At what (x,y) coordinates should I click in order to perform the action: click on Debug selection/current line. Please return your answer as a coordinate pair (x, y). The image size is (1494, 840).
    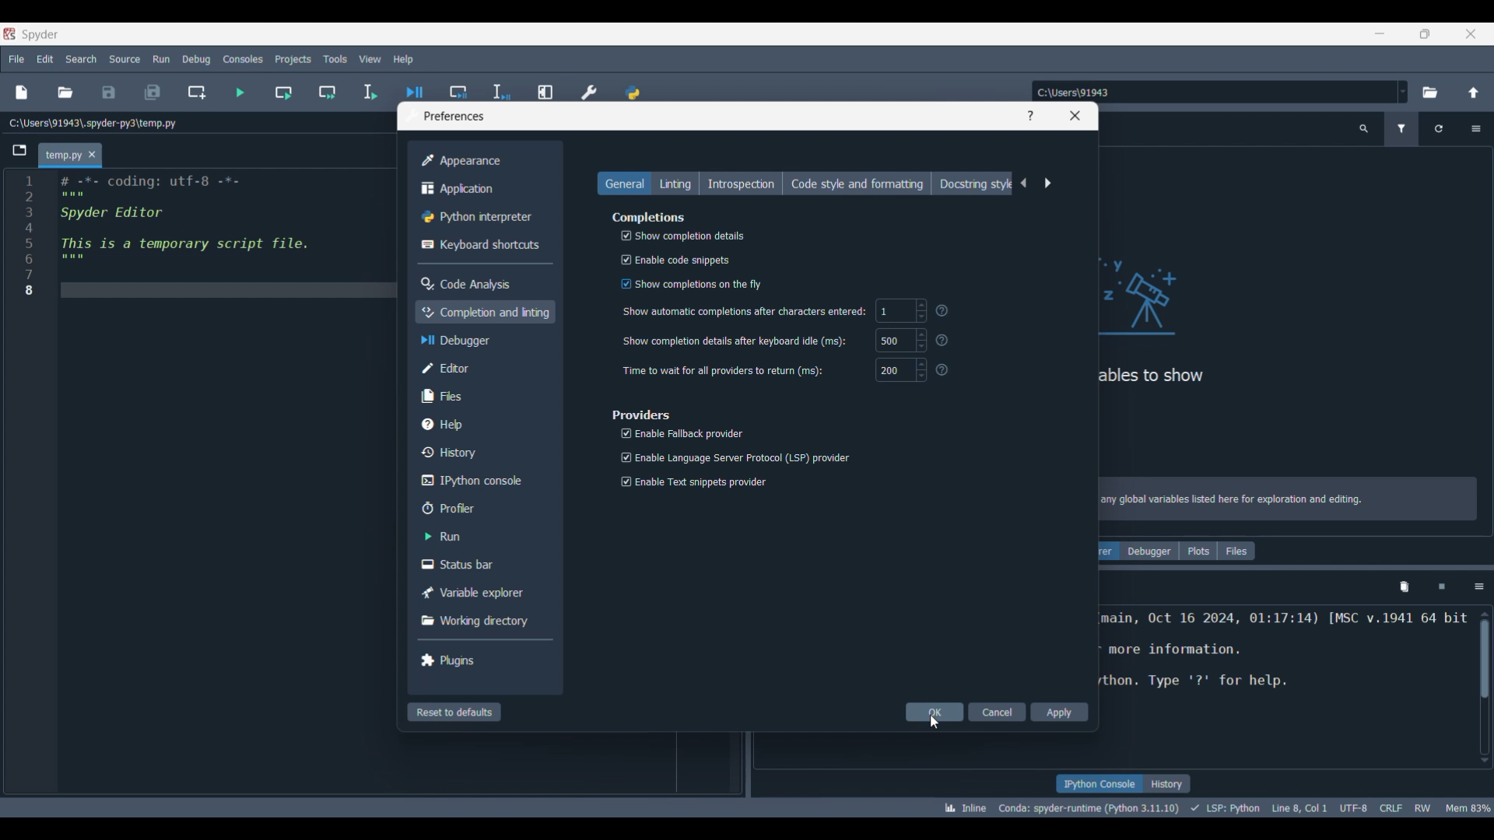
    Looking at the image, I should click on (500, 88).